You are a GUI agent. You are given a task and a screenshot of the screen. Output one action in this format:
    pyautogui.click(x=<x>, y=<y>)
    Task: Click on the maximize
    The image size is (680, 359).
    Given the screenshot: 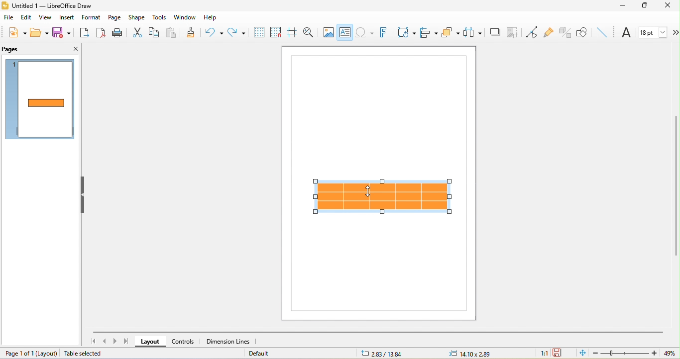 What is the action you would take?
    pyautogui.click(x=648, y=7)
    